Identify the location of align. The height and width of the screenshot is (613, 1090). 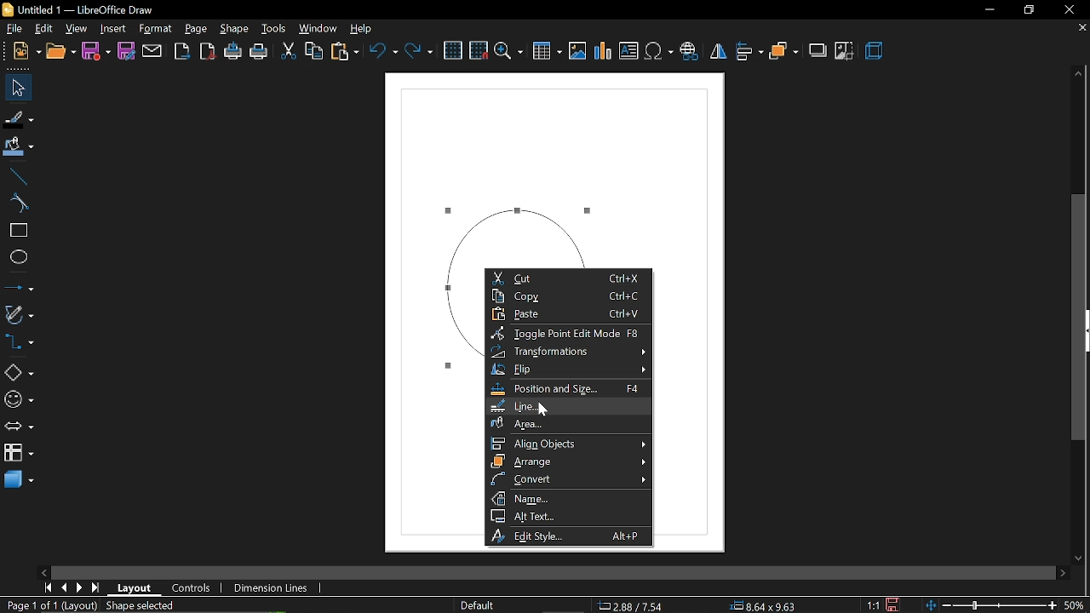
(750, 51).